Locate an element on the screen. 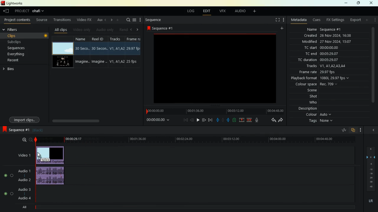  imagine.. is located at coordinates (99, 62).